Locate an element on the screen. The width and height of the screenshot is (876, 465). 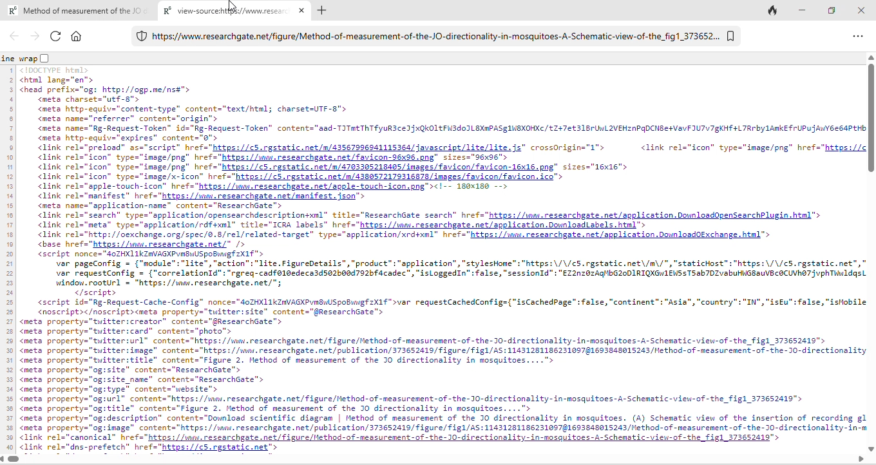
move down is located at coordinates (871, 448).